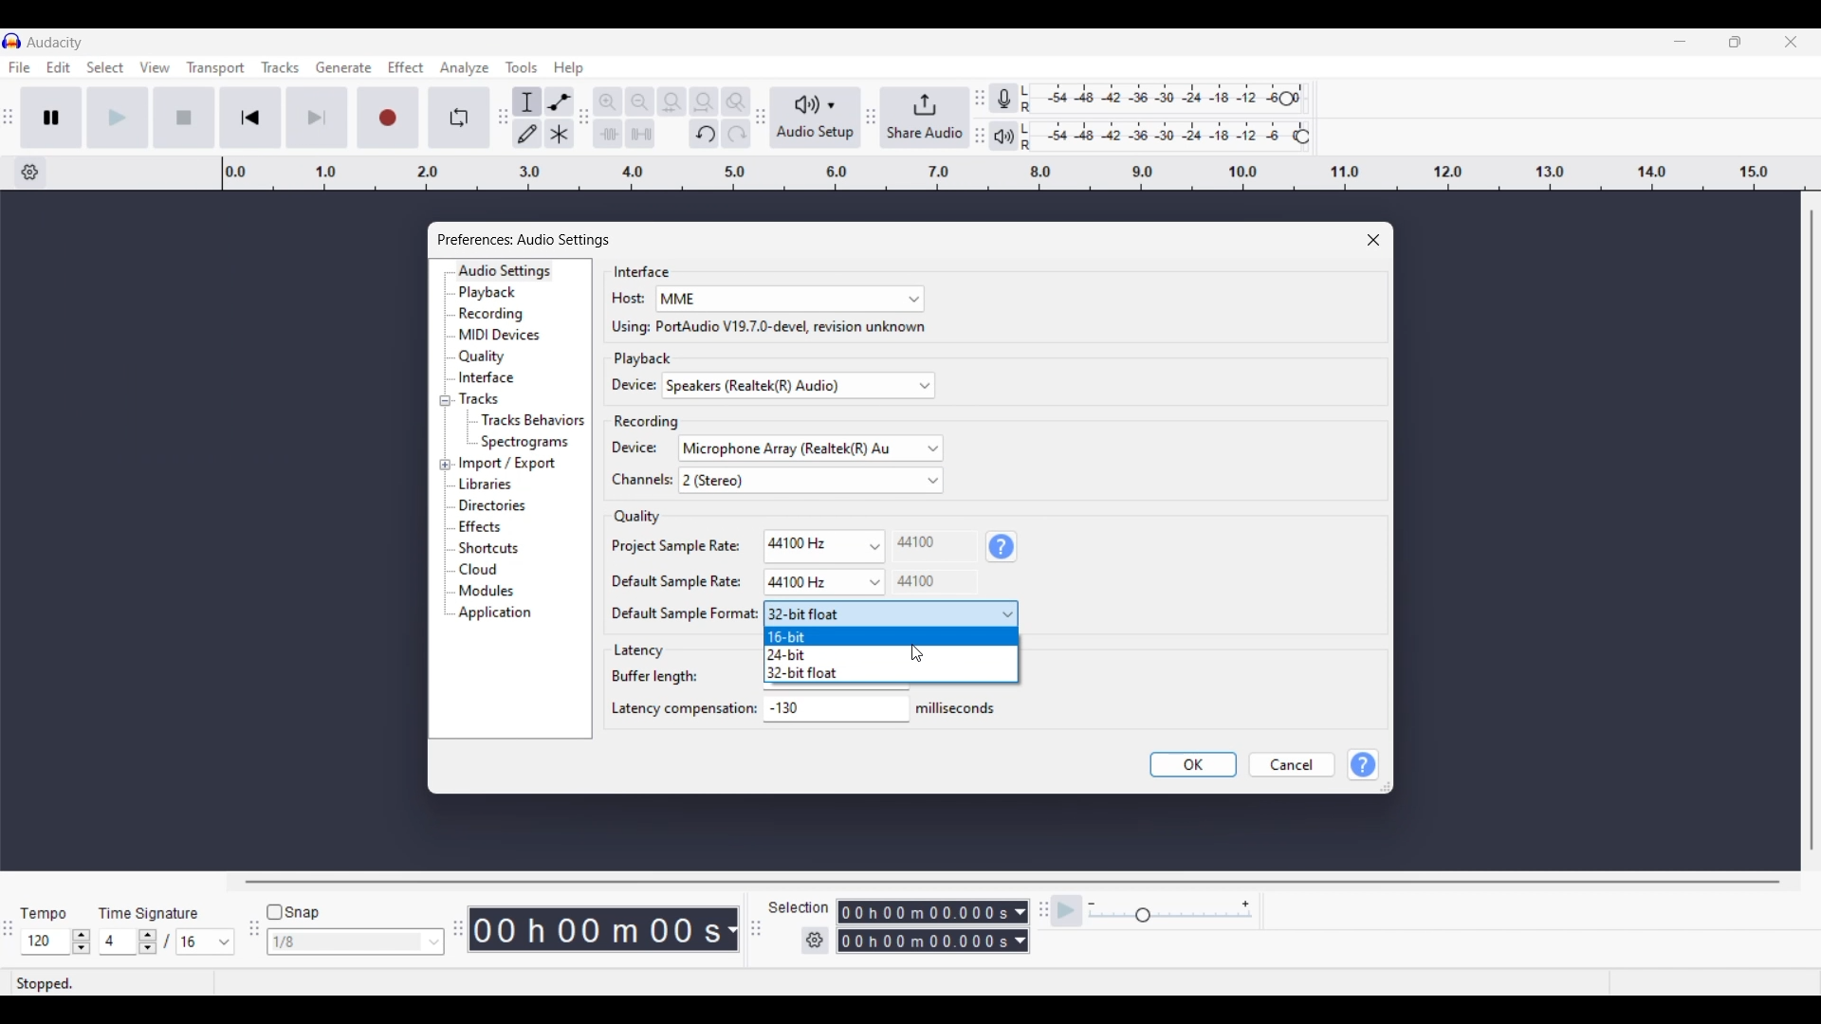  What do you see at coordinates (534, 442) in the screenshot?
I see `Spectrograms` at bounding box center [534, 442].